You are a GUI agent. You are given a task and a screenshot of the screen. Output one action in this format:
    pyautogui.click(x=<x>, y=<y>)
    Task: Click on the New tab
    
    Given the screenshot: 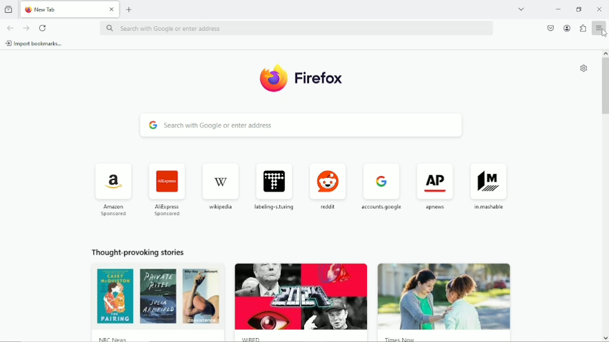 What is the action you would take?
    pyautogui.click(x=129, y=9)
    